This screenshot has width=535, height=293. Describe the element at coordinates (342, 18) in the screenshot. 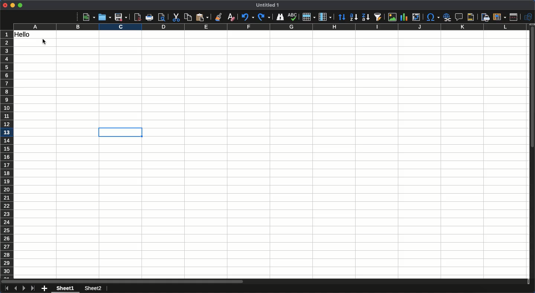

I see `Sort` at that location.